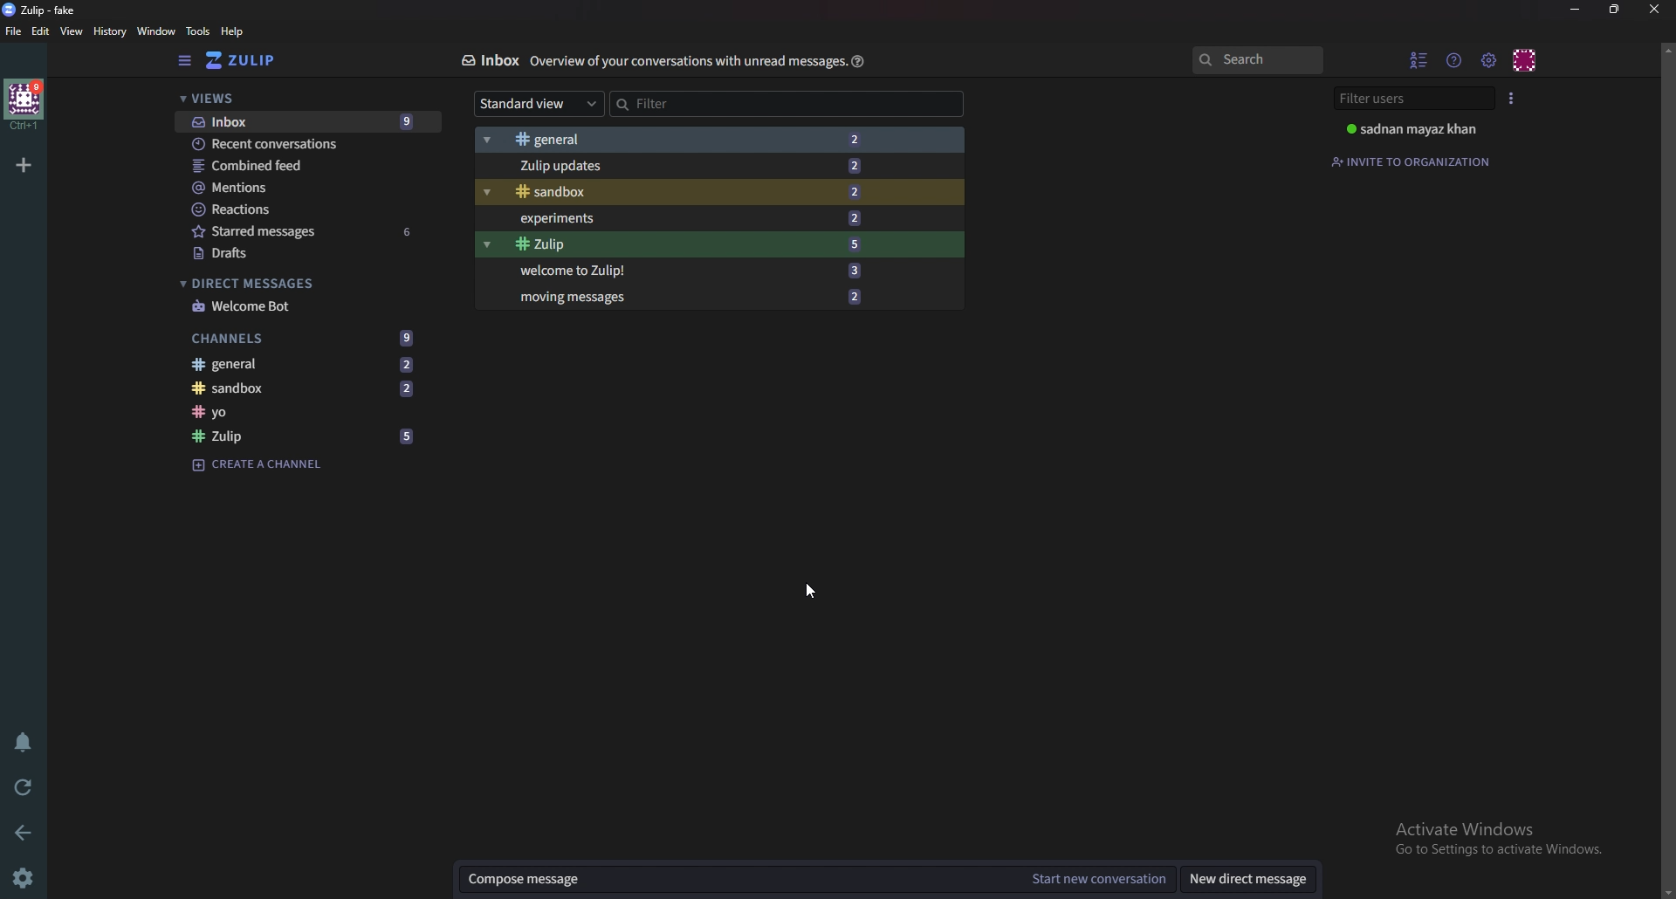  Describe the element at coordinates (693, 246) in the screenshot. I see `zulip` at that location.